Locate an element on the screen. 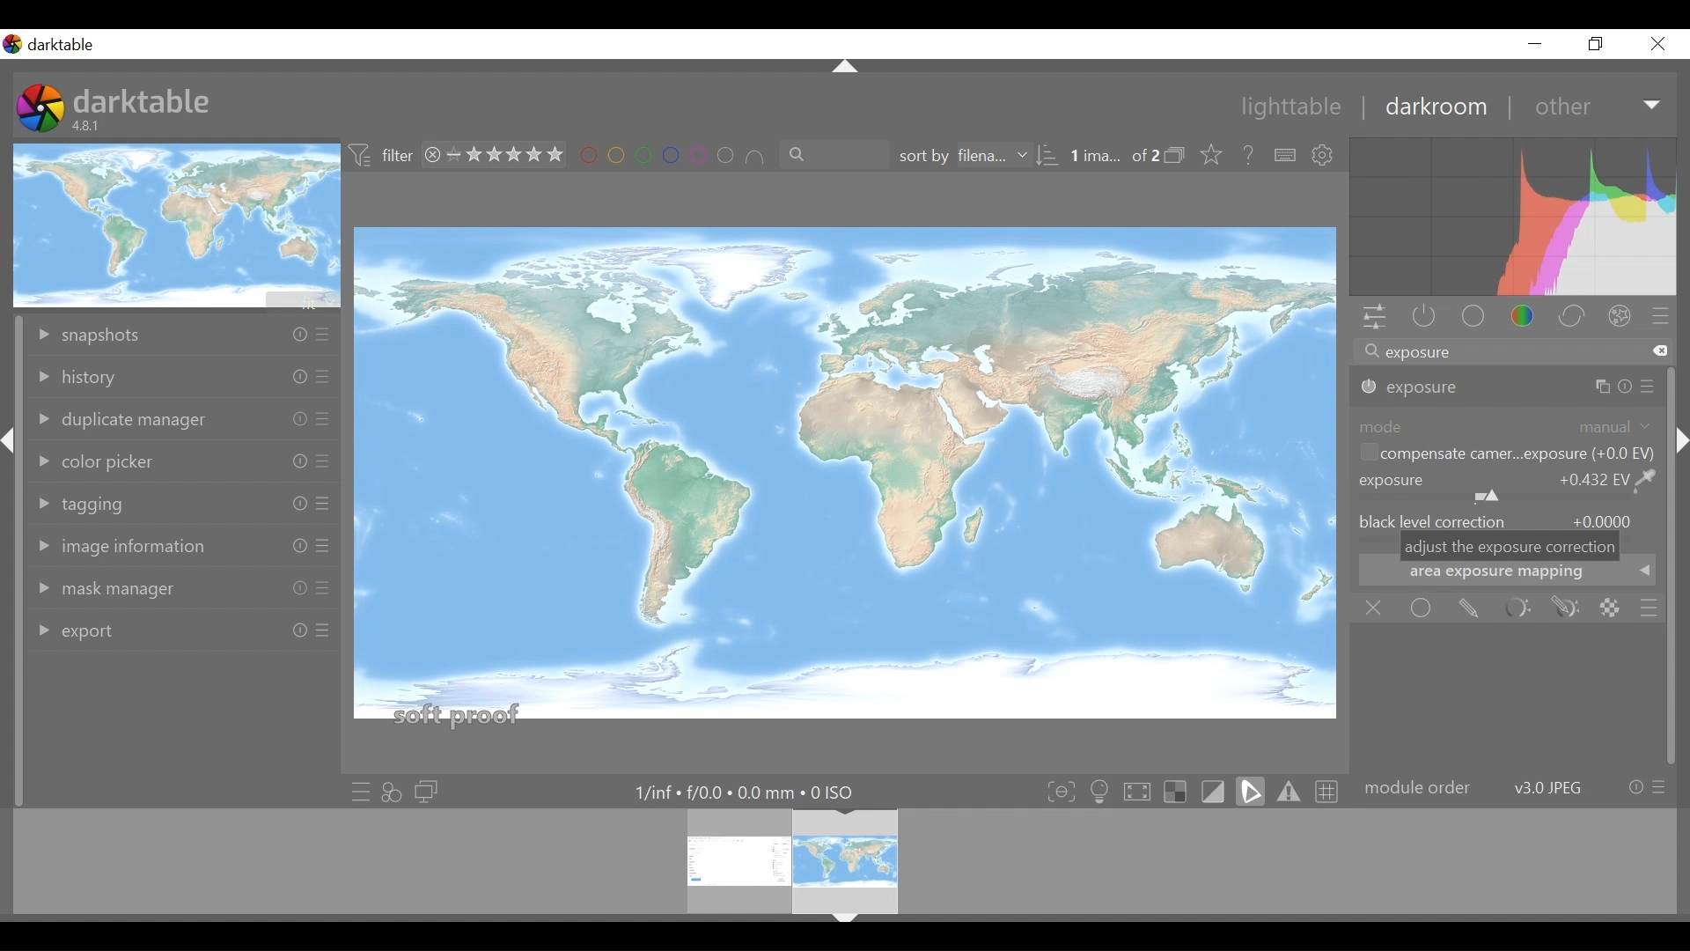 The height and width of the screenshot is (951, 1690). export is located at coordinates (110, 628).